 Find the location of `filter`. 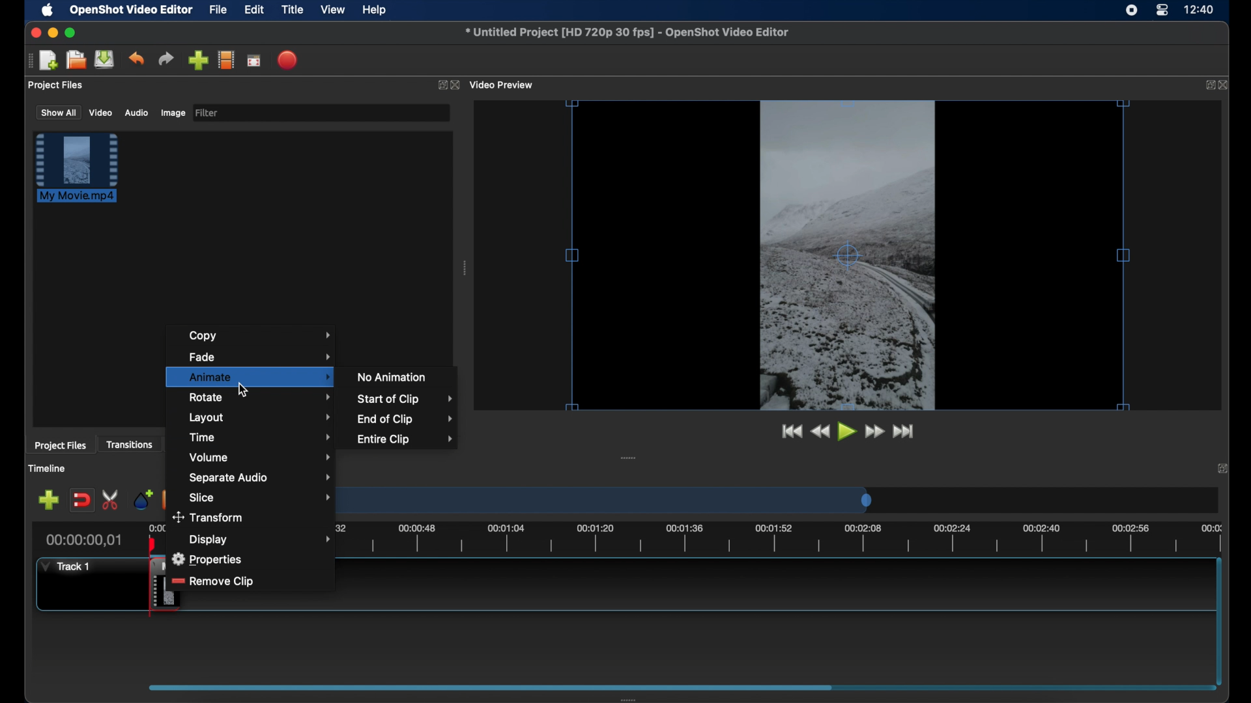

filter is located at coordinates (207, 112).